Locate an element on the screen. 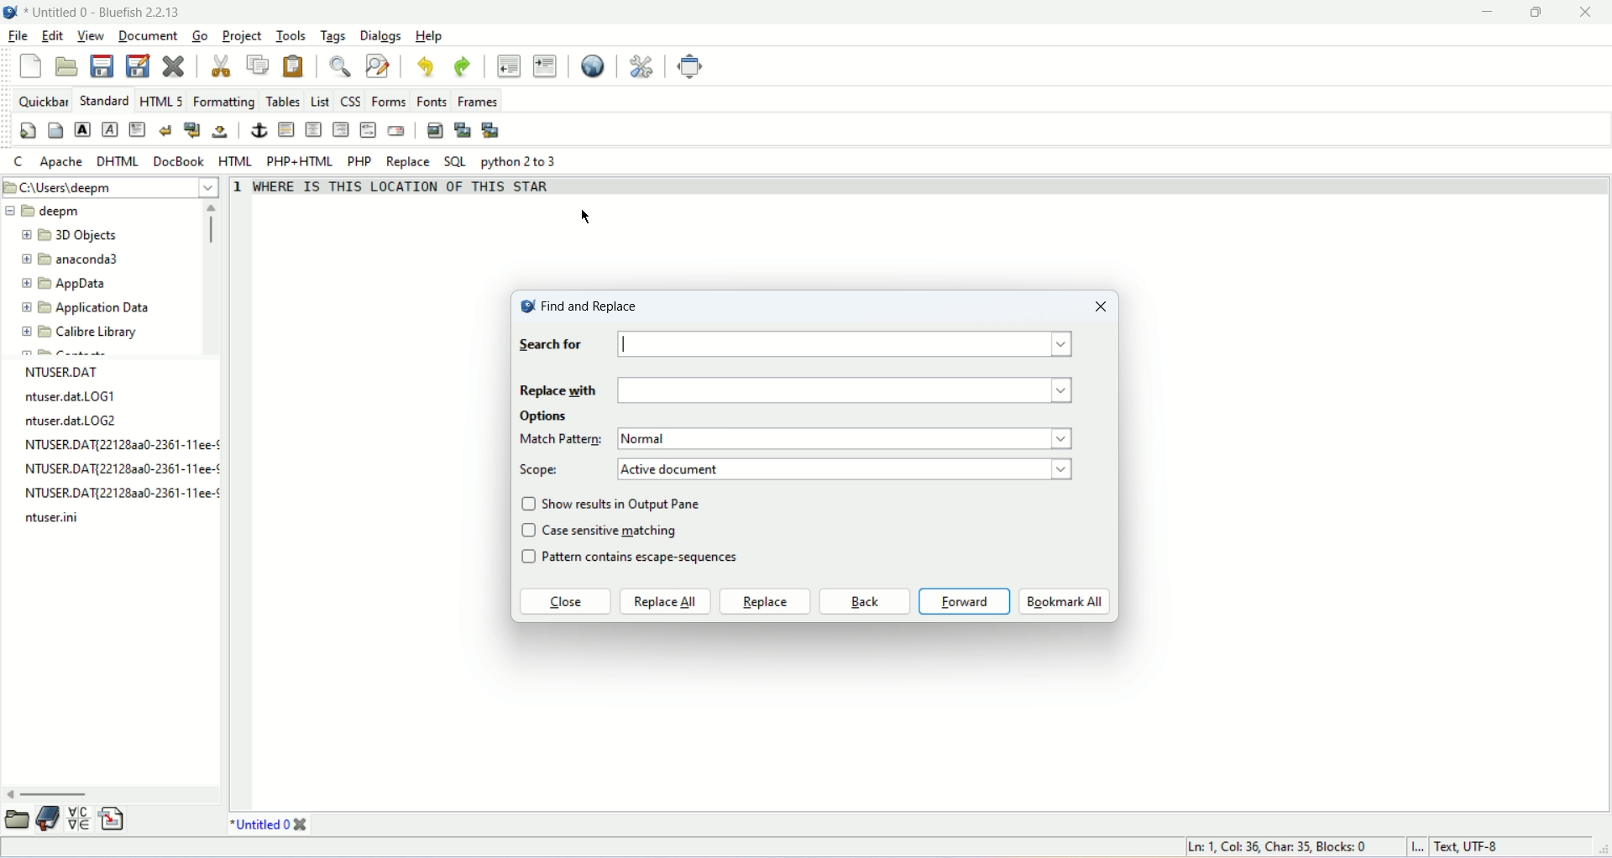 This screenshot has width=1612, height=858. multi thumbnail is located at coordinates (492, 130).